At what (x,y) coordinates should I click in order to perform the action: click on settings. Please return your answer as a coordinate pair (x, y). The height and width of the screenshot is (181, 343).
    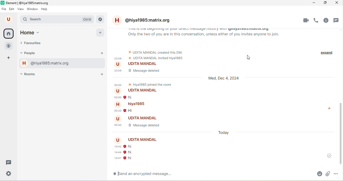
    Looking at the image, I should click on (9, 173).